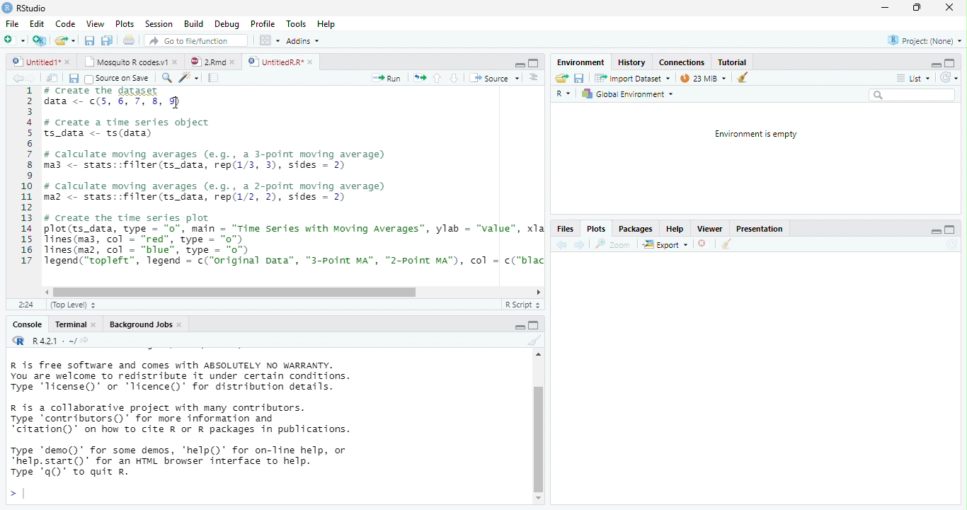 The width and height of the screenshot is (967, 510). I want to click on File, so click(11, 24).